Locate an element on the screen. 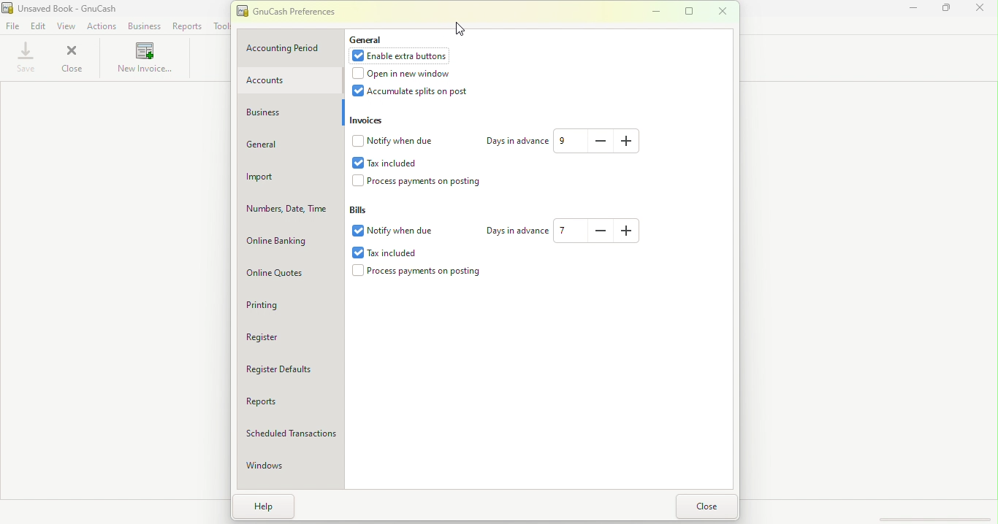 This screenshot has width=998, height=524. Windows is located at coordinates (288, 465).